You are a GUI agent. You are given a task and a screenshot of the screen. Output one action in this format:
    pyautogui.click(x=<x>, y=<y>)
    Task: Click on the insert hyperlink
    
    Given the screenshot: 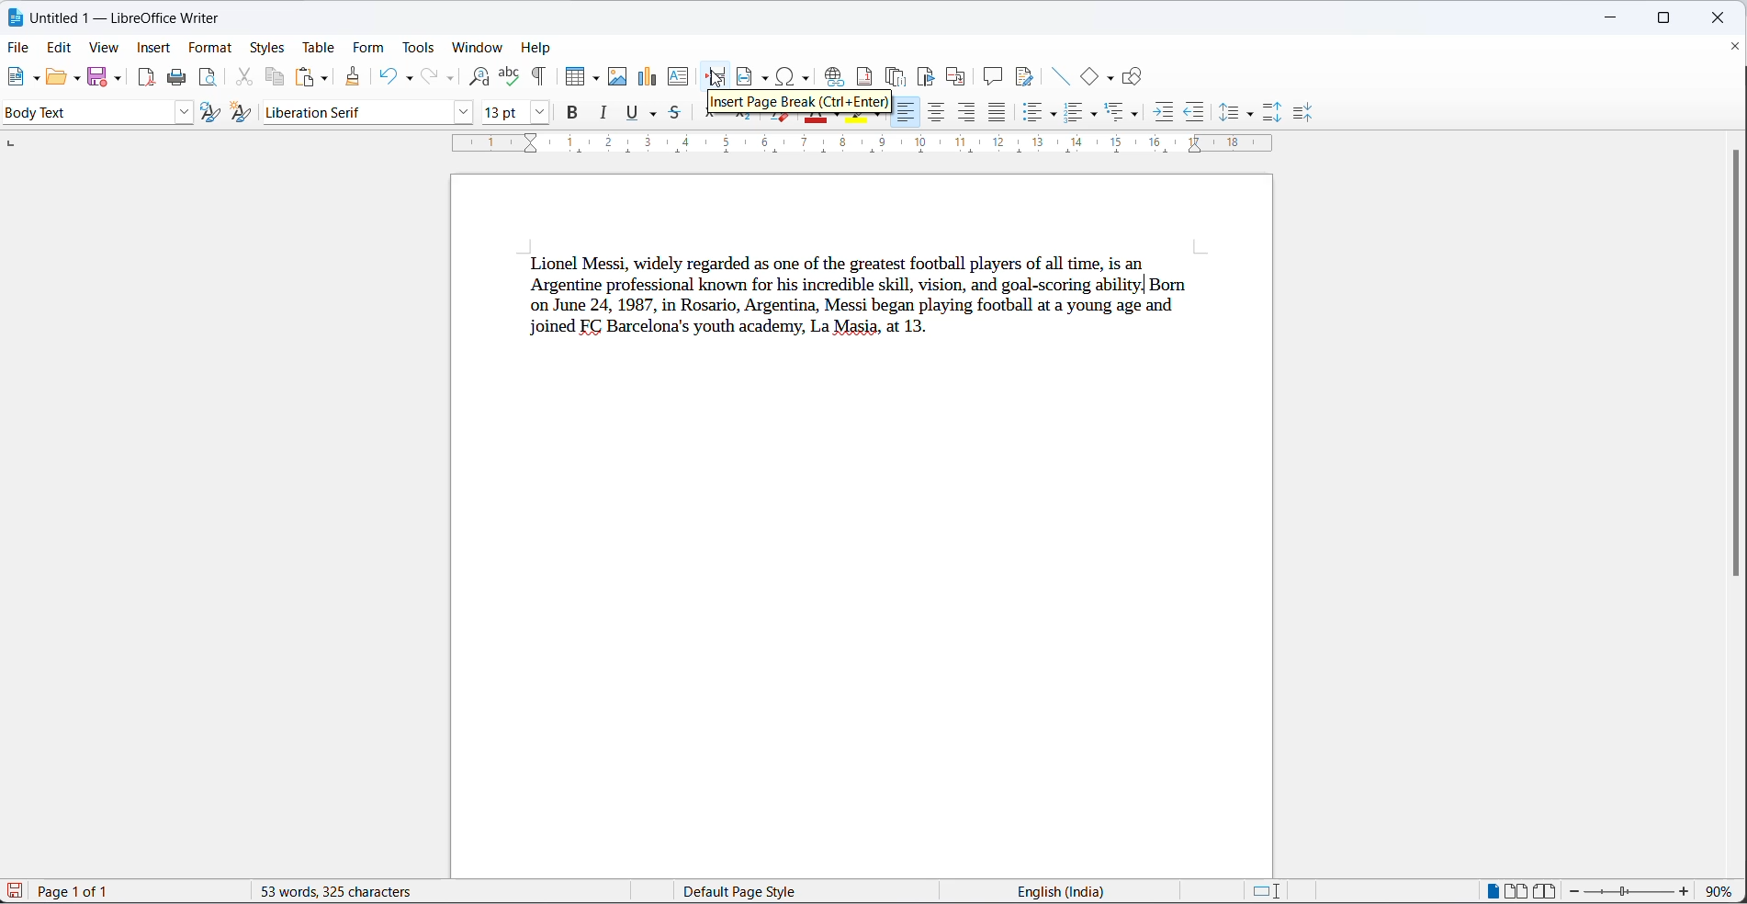 What is the action you would take?
    pyautogui.click(x=832, y=77)
    